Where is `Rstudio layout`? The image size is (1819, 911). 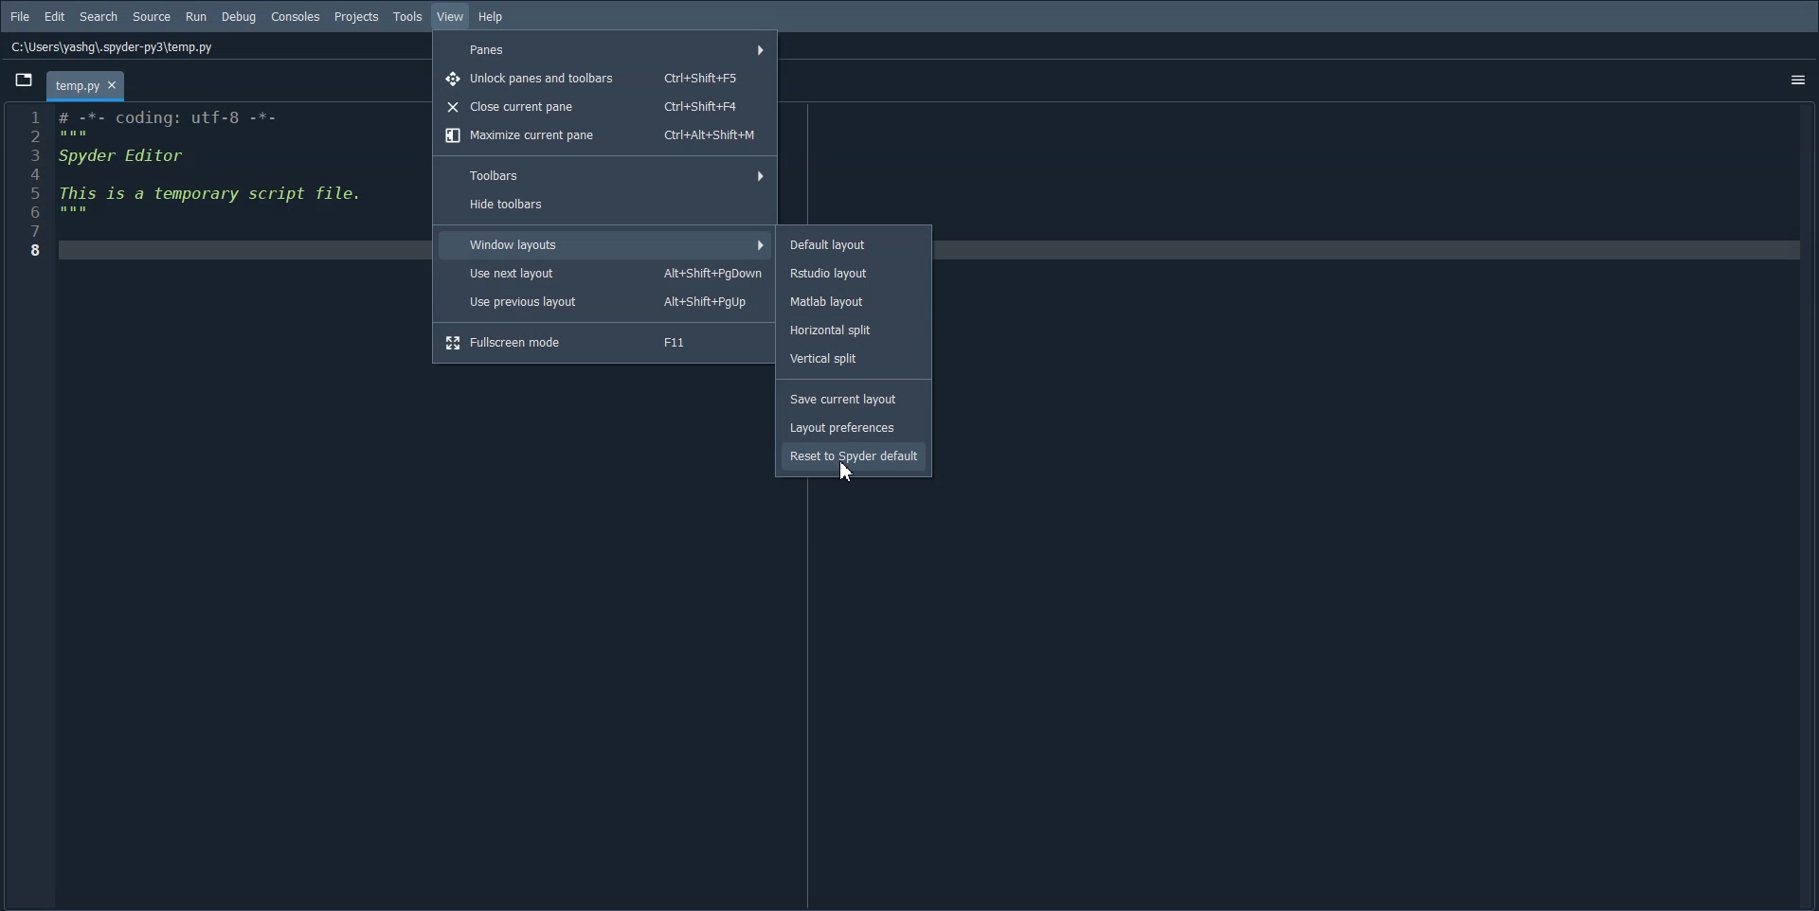
Rstudio layout is located at coordinates (855, 272).